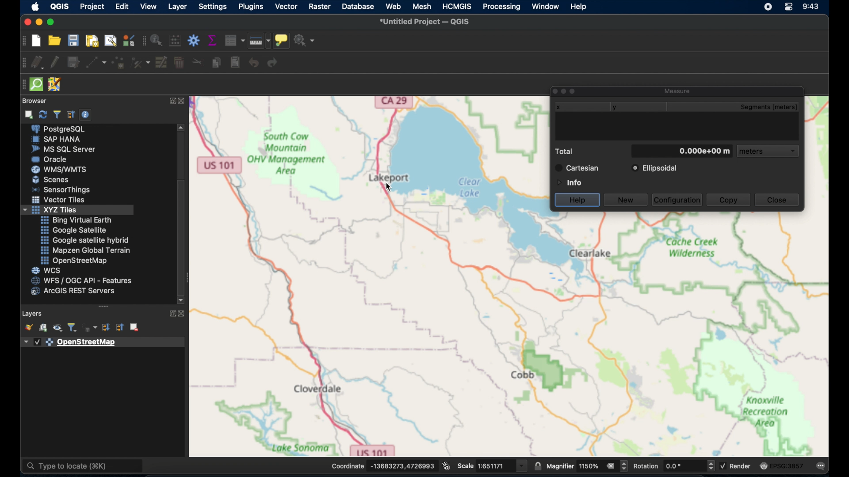  Describe the element at coordinates (177, 6) in the screenshot. I see `layer` at that location.